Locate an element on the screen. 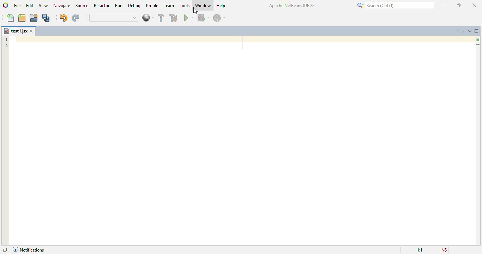 Image resolution: width=482 pixels, height=254 pixels. restore window group is located at coordinates (5, 249).